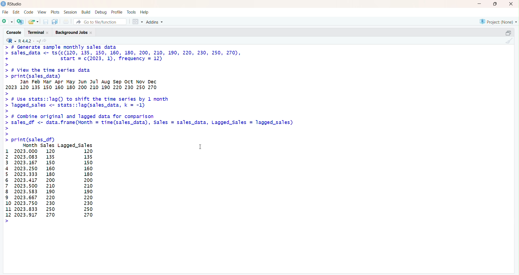 This screenshot has height=275, width=519. What do you see at coordinates (509, 41) in the screenshot?
I see `clear console` at bounding box center [509, 41].